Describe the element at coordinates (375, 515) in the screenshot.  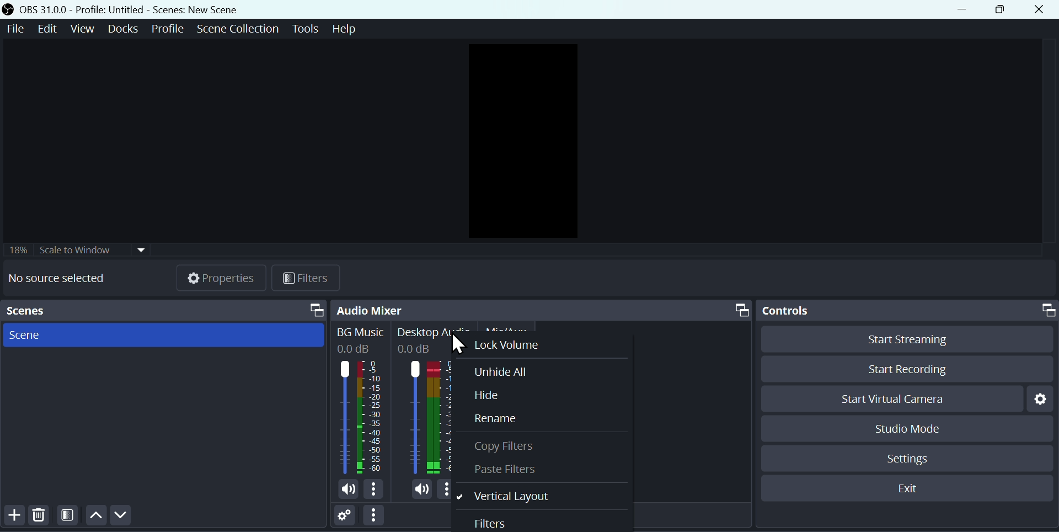
I see `option` at that location.